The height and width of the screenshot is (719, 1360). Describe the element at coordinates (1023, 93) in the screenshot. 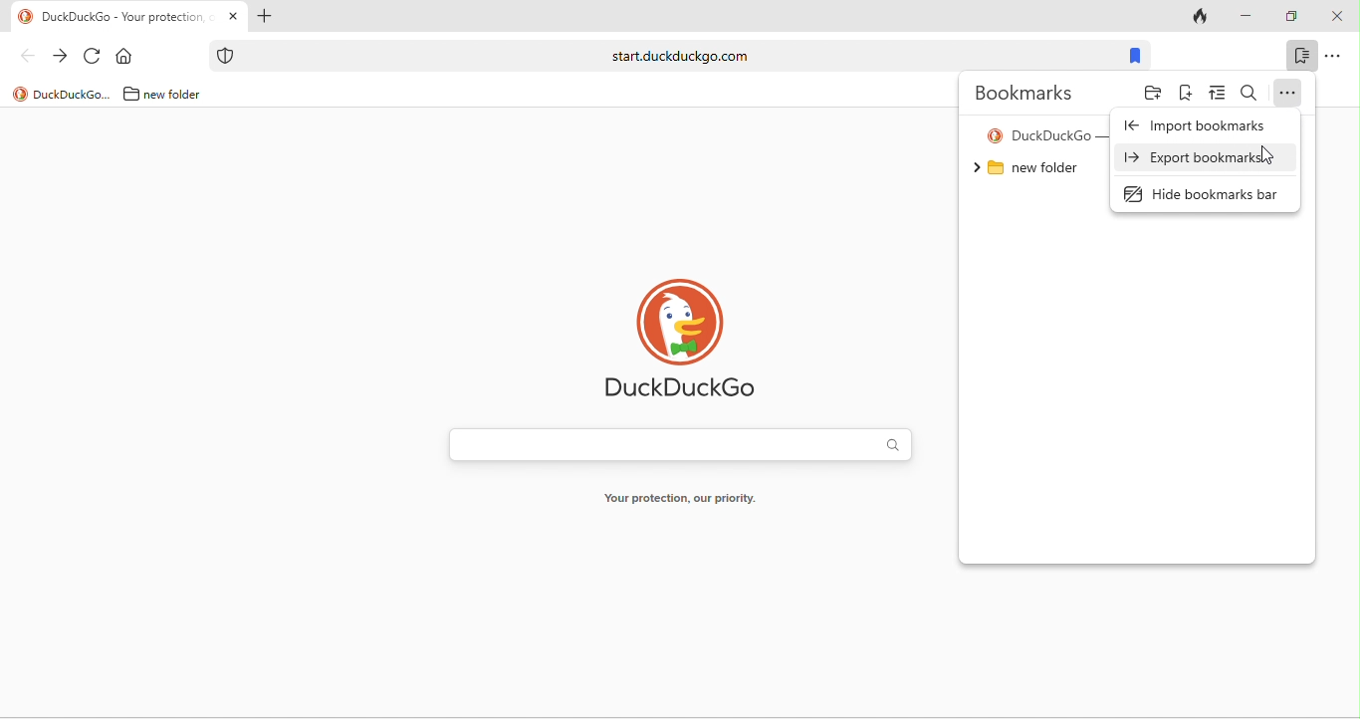

I see `bookmarks` at that location.